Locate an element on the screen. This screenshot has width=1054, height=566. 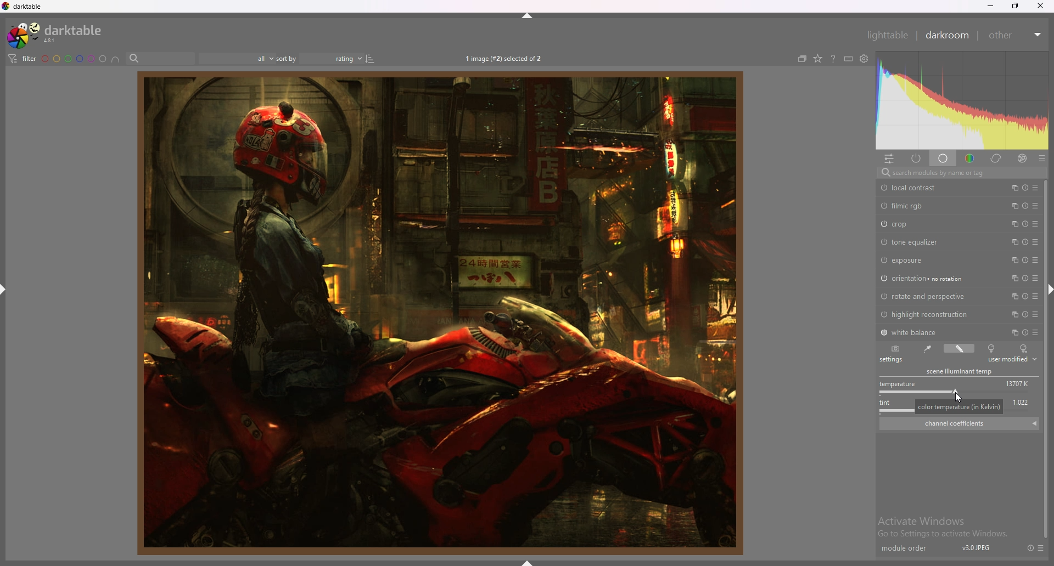
multiple instances action is located at coordinates (1014, 279).